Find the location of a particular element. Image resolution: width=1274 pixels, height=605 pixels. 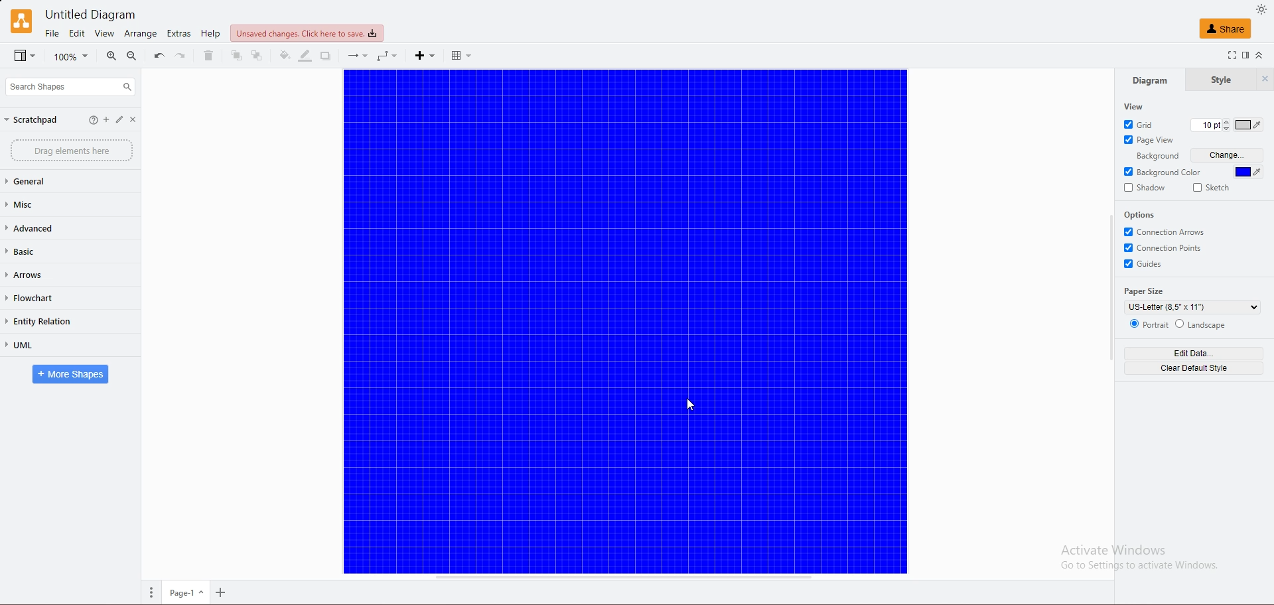

options is located at coordinates (1141, 214).